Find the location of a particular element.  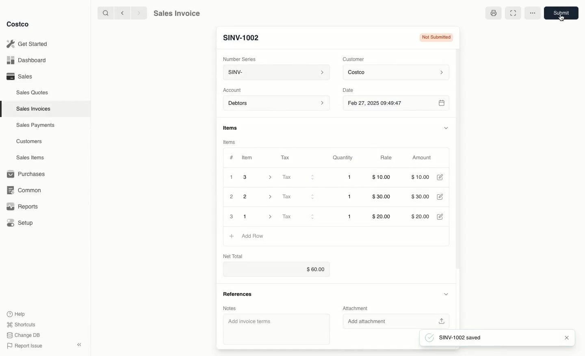

Common is located at coordinates (22, 189).